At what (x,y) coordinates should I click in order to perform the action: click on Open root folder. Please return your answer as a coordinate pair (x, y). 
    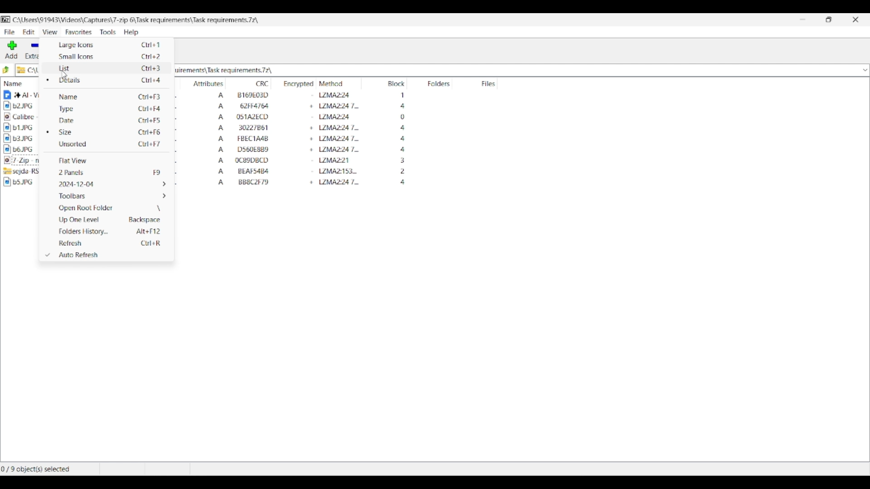
    Looking at the image, I should click on (110, 208).